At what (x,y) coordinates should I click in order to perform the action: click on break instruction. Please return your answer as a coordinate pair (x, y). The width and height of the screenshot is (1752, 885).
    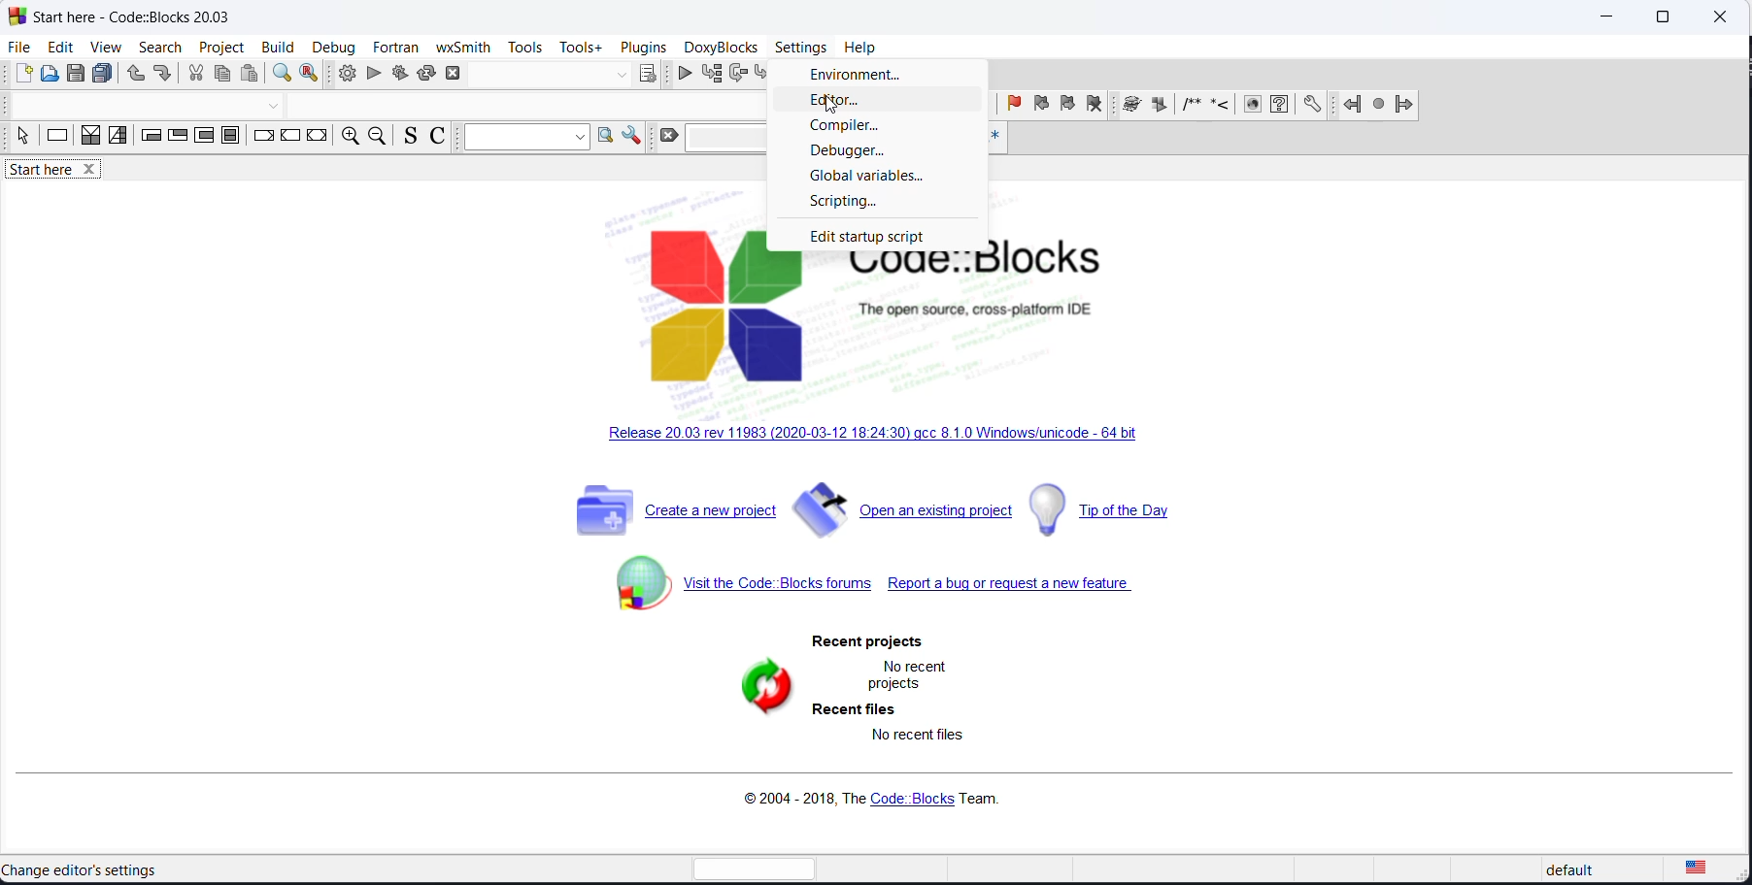
    Looking at the image, I should click on (261, 139).